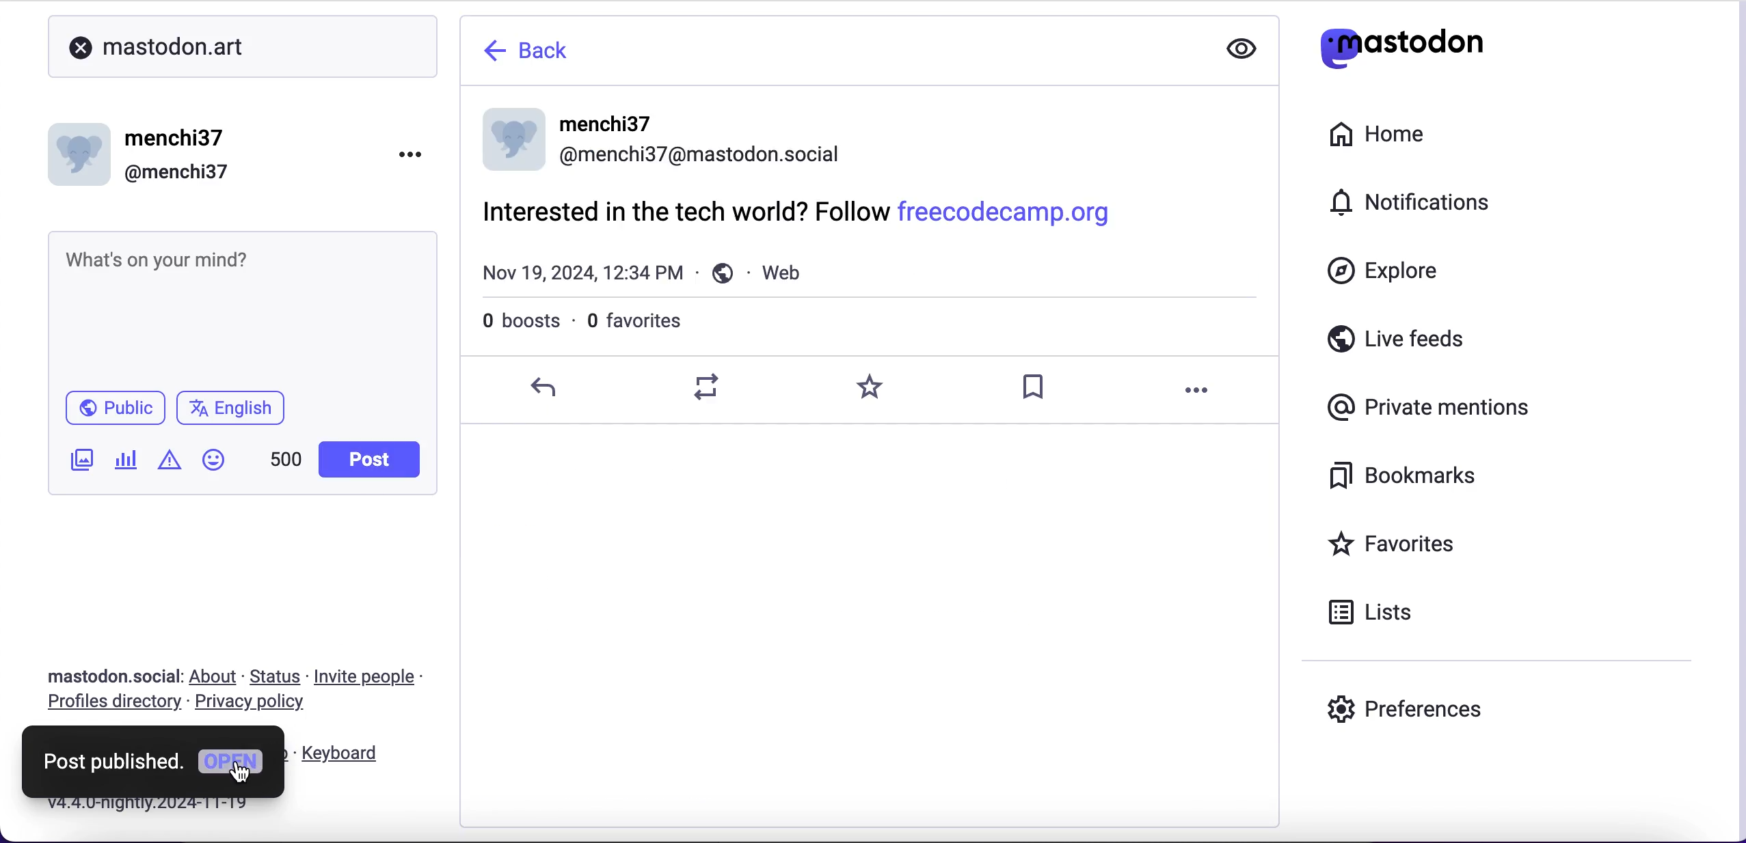 This screenshot has width=1746, height=843. Describe the element at coordinates (1428, 406) in the screenshot. I see `private mentions` at that location.